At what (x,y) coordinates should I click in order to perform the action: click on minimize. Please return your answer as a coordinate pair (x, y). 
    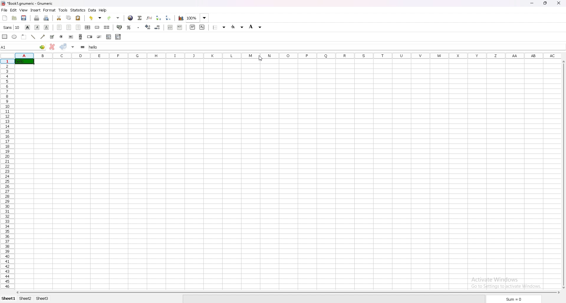
    Looking at the image, I should click on (532, 3).